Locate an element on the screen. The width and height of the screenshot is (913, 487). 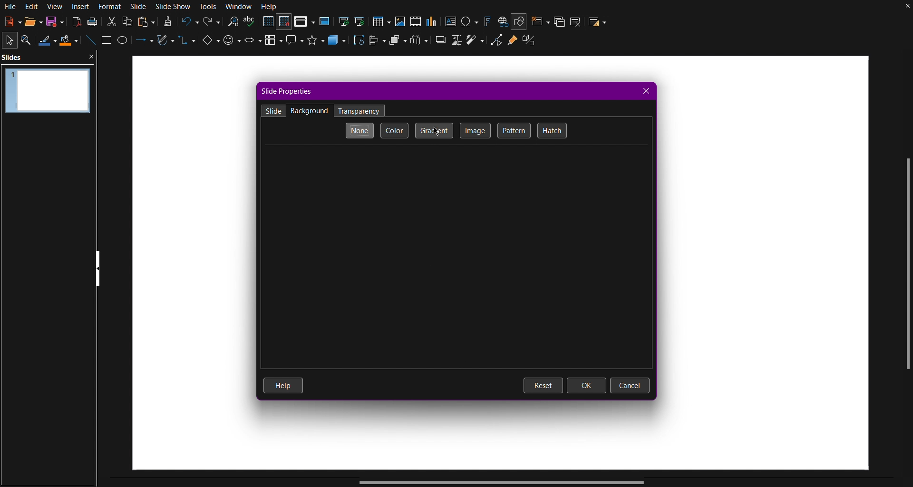
Undo is located at coordinates (189, 22).